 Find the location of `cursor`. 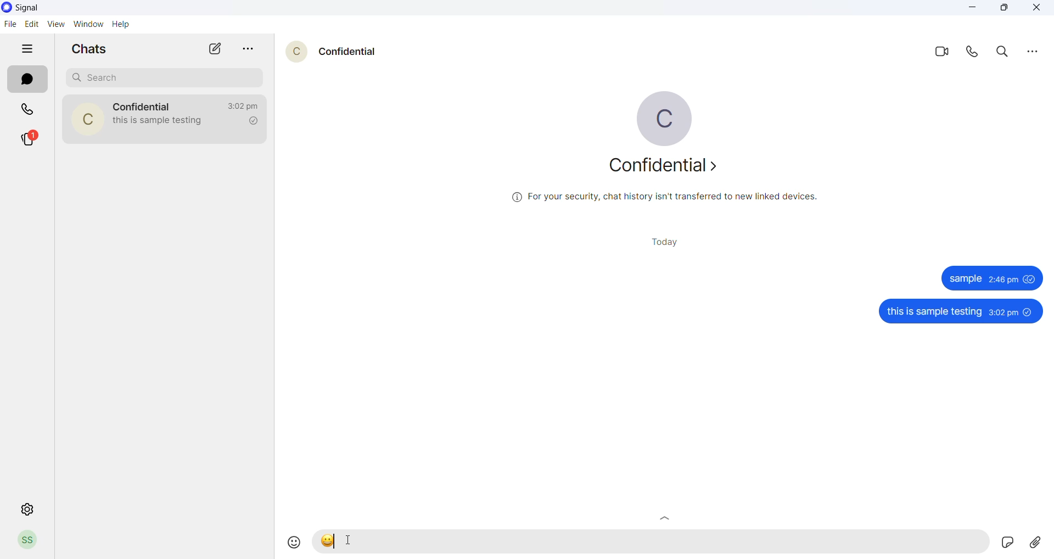

cursor is located at coordinates (351, 541).